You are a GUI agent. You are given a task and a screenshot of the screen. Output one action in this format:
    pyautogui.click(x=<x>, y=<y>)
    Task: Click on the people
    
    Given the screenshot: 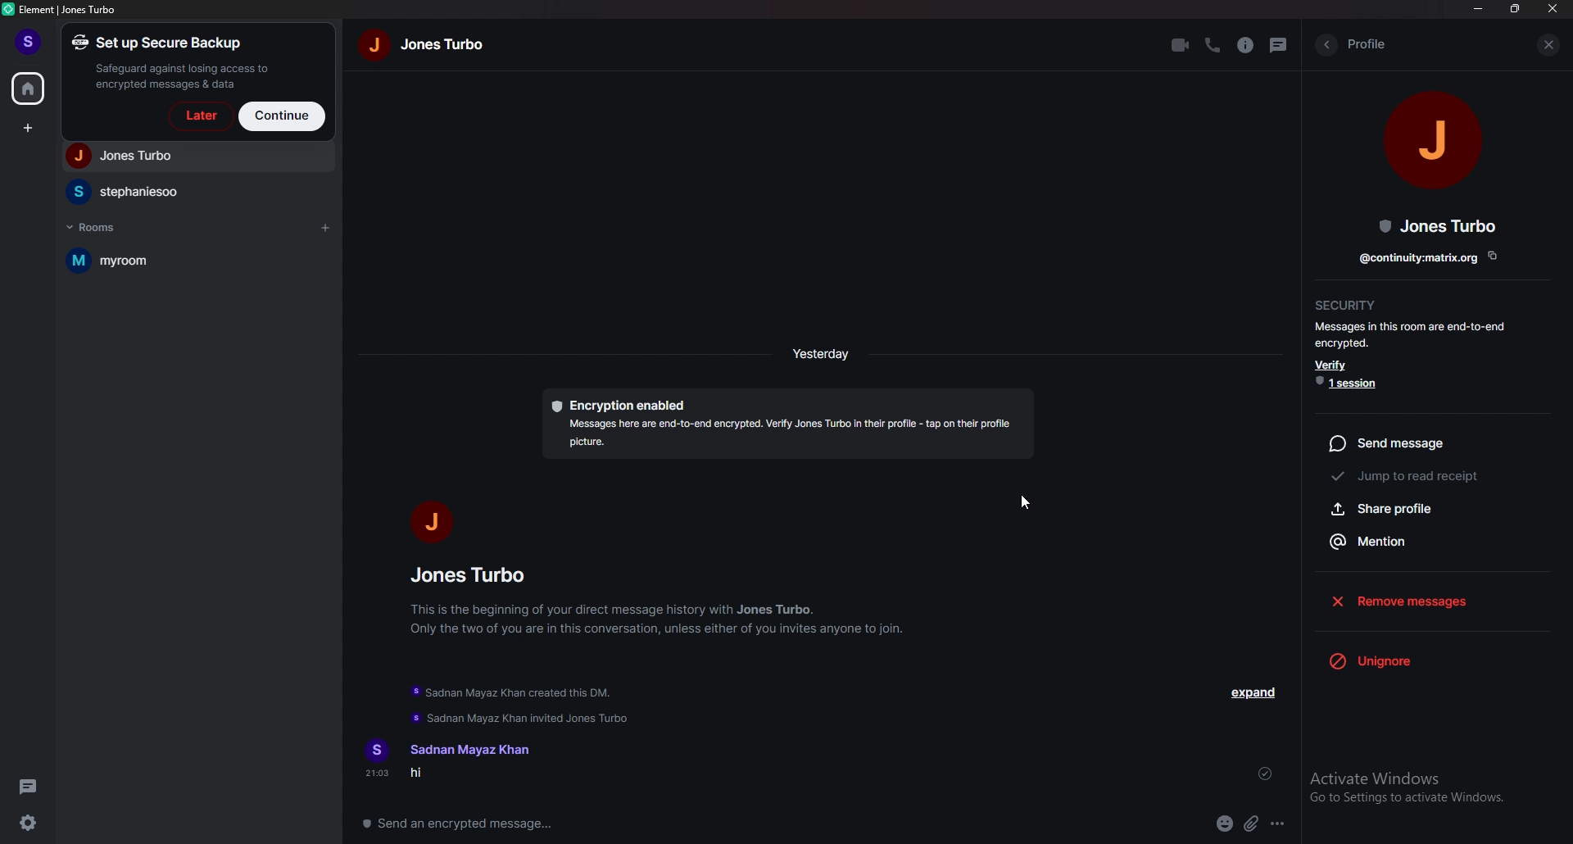 What is the action you would take?
    pyautogui.click(x=474, y=574)
    